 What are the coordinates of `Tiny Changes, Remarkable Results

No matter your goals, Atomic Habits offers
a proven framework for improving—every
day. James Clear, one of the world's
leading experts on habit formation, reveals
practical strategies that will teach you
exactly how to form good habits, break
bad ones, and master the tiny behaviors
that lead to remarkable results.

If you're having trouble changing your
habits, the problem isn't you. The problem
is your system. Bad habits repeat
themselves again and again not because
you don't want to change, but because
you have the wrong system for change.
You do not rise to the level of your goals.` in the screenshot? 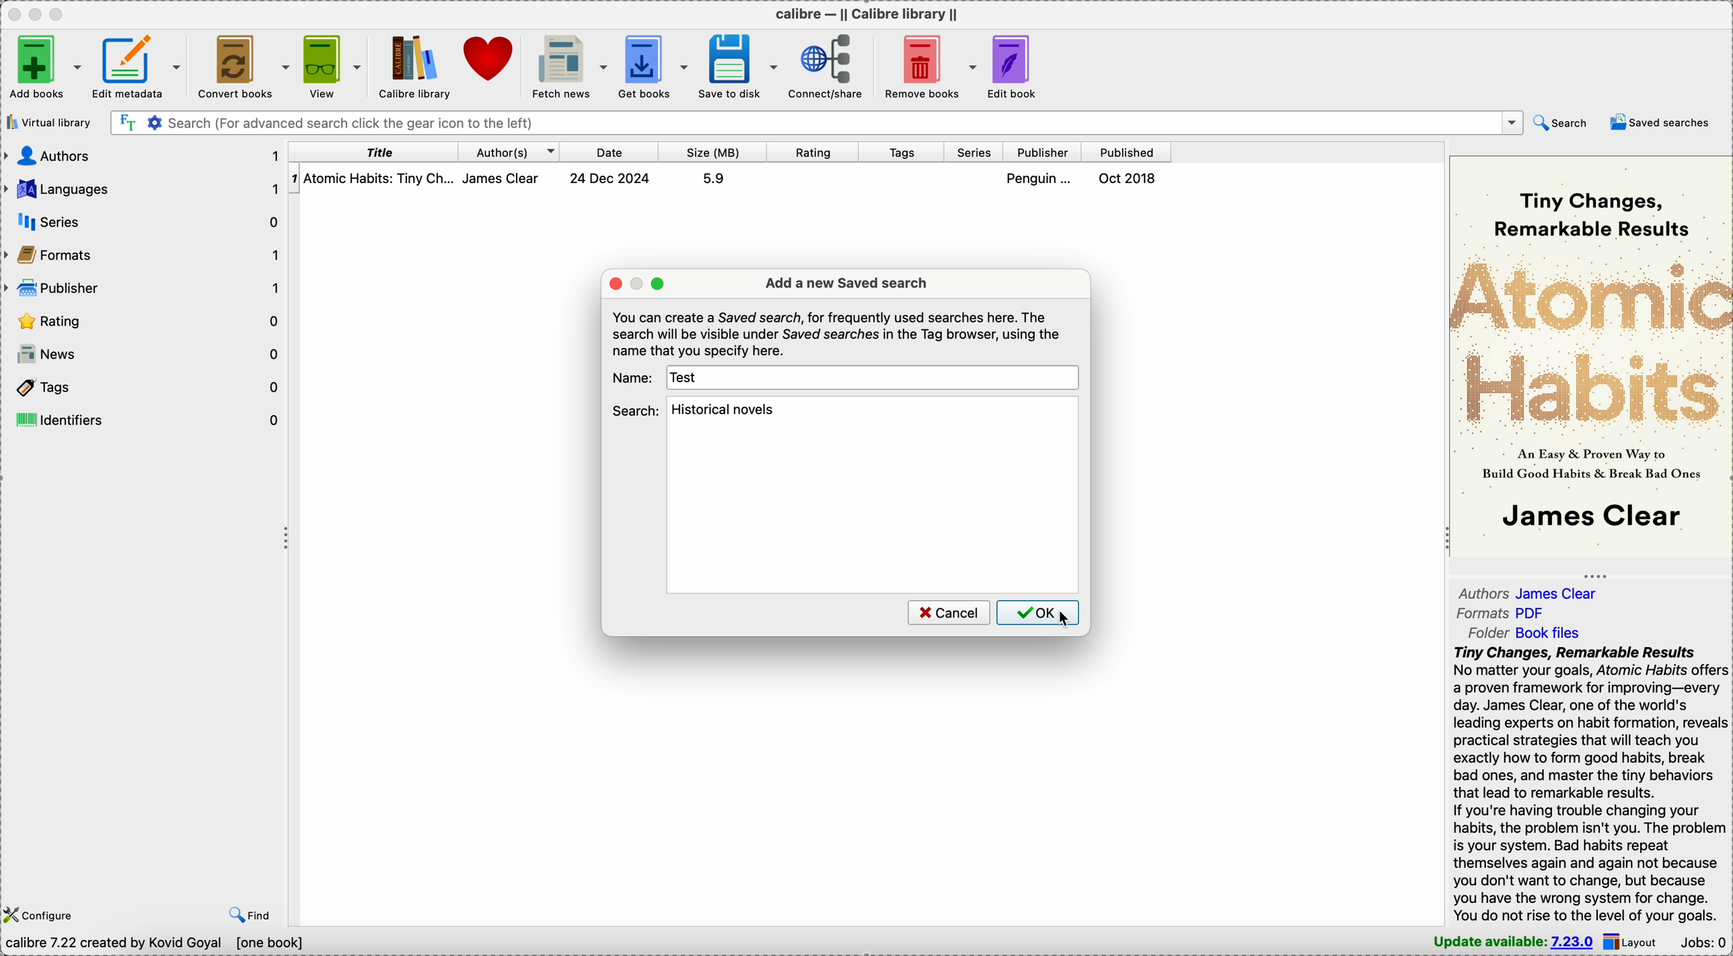 It's located at (1581, 786).